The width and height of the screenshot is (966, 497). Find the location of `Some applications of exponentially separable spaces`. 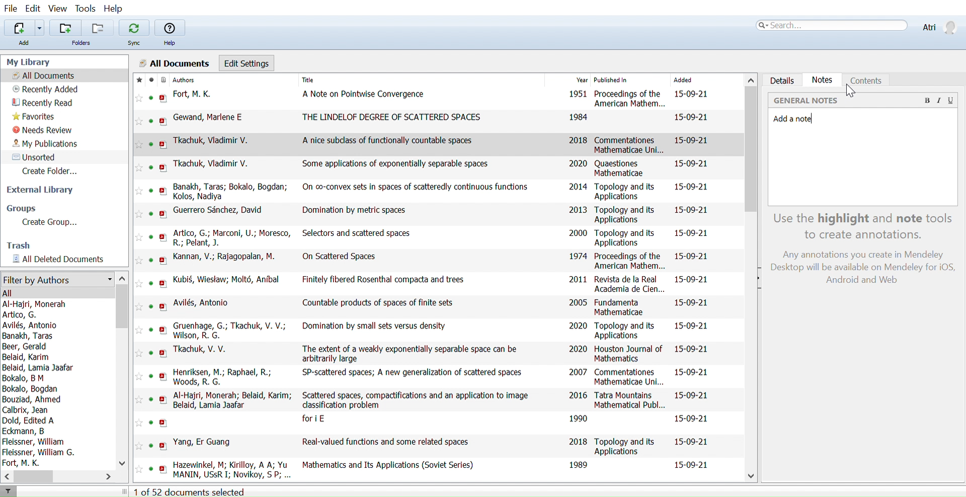

Some applications of exponentially separable spaces is located at coordinates (398, 164).